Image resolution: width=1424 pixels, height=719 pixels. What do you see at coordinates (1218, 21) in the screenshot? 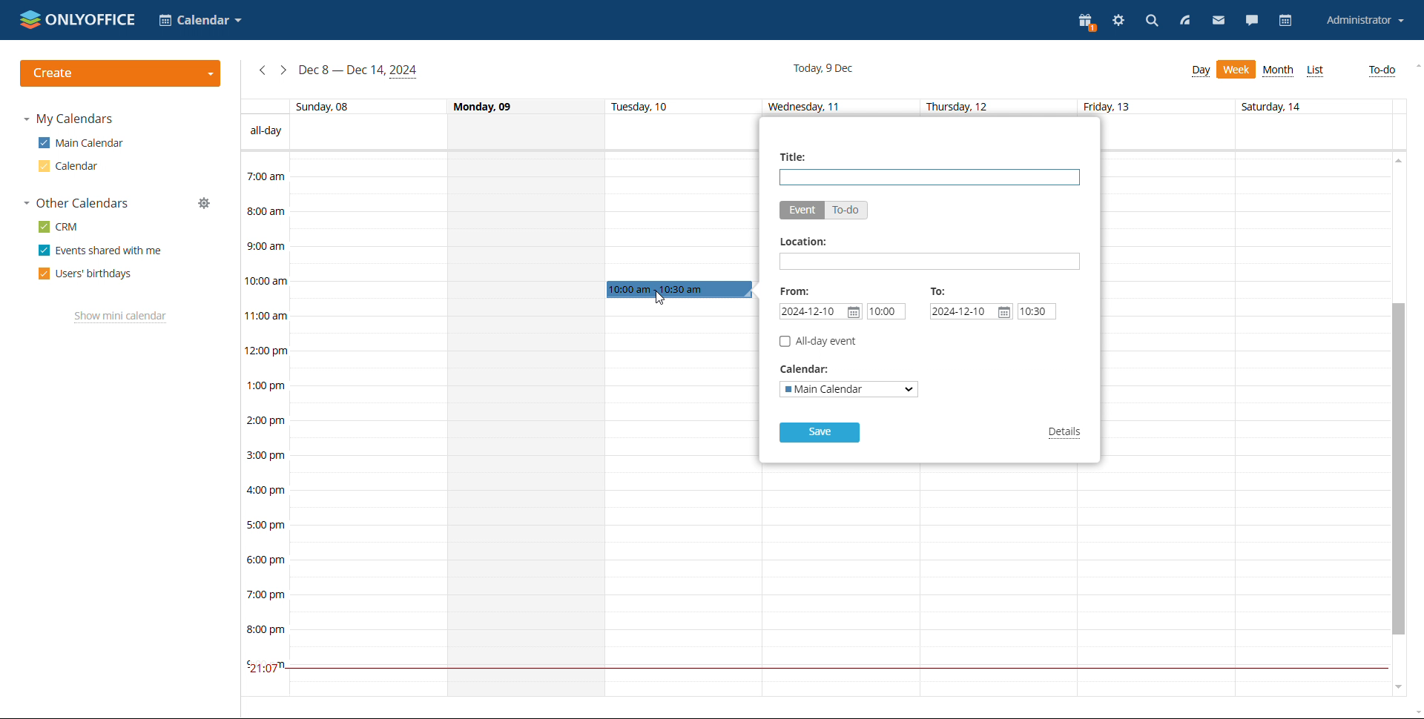
I see `mail` at bounding box center [1218, 21].